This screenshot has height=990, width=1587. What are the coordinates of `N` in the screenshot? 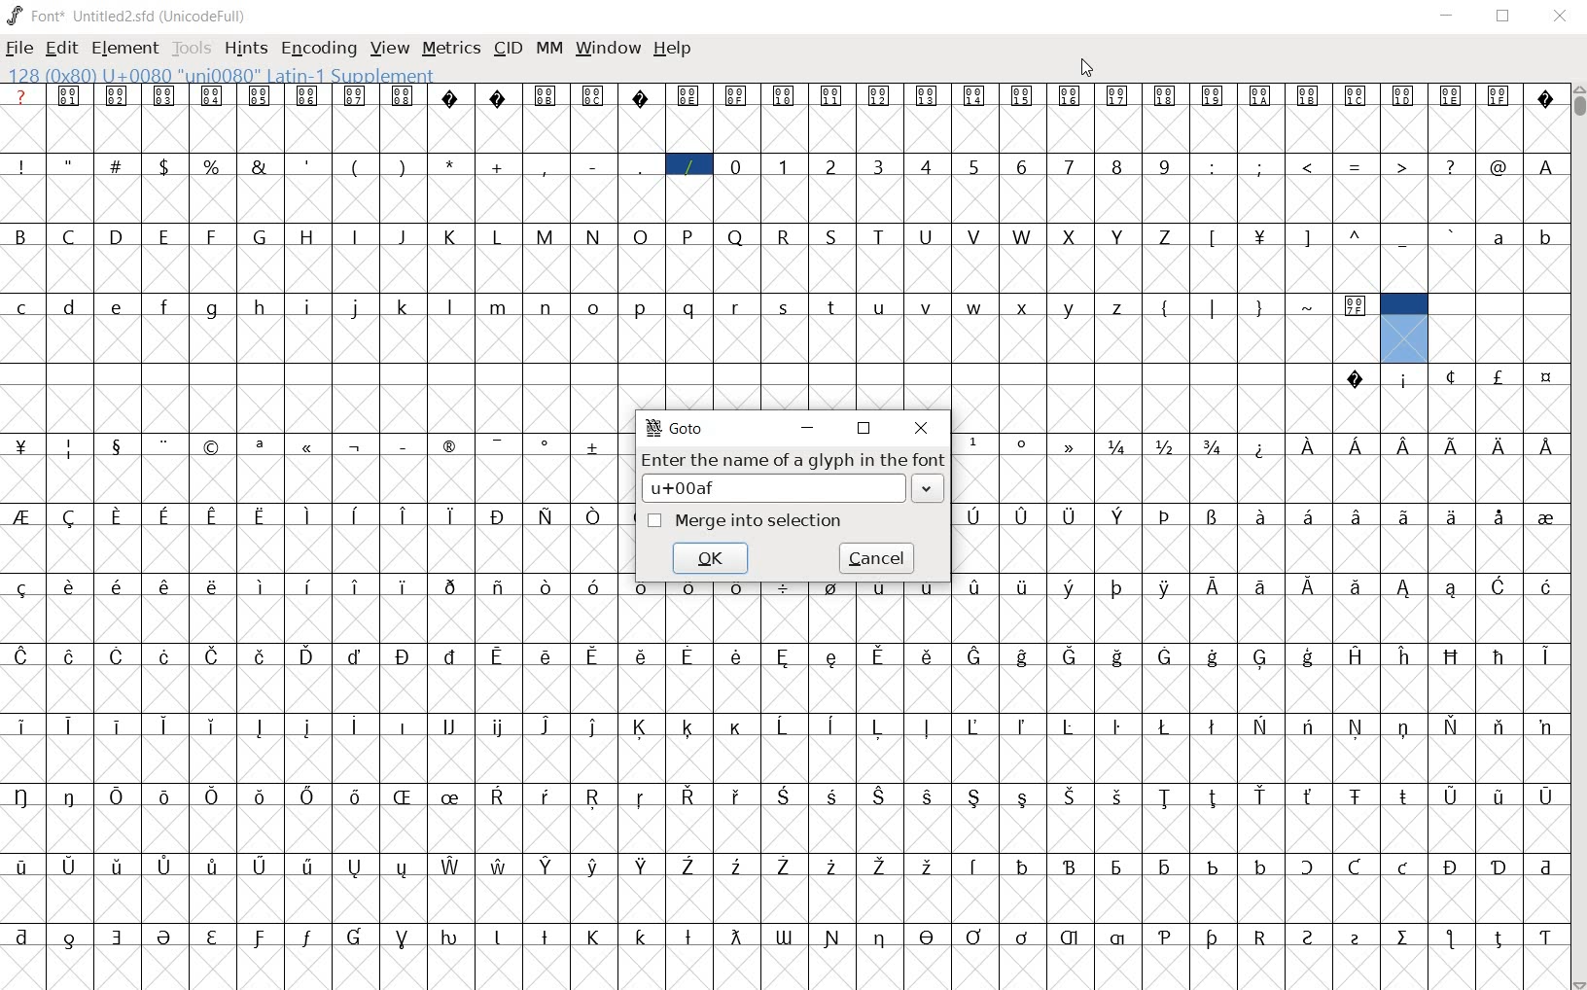 It's located at (596, 236).